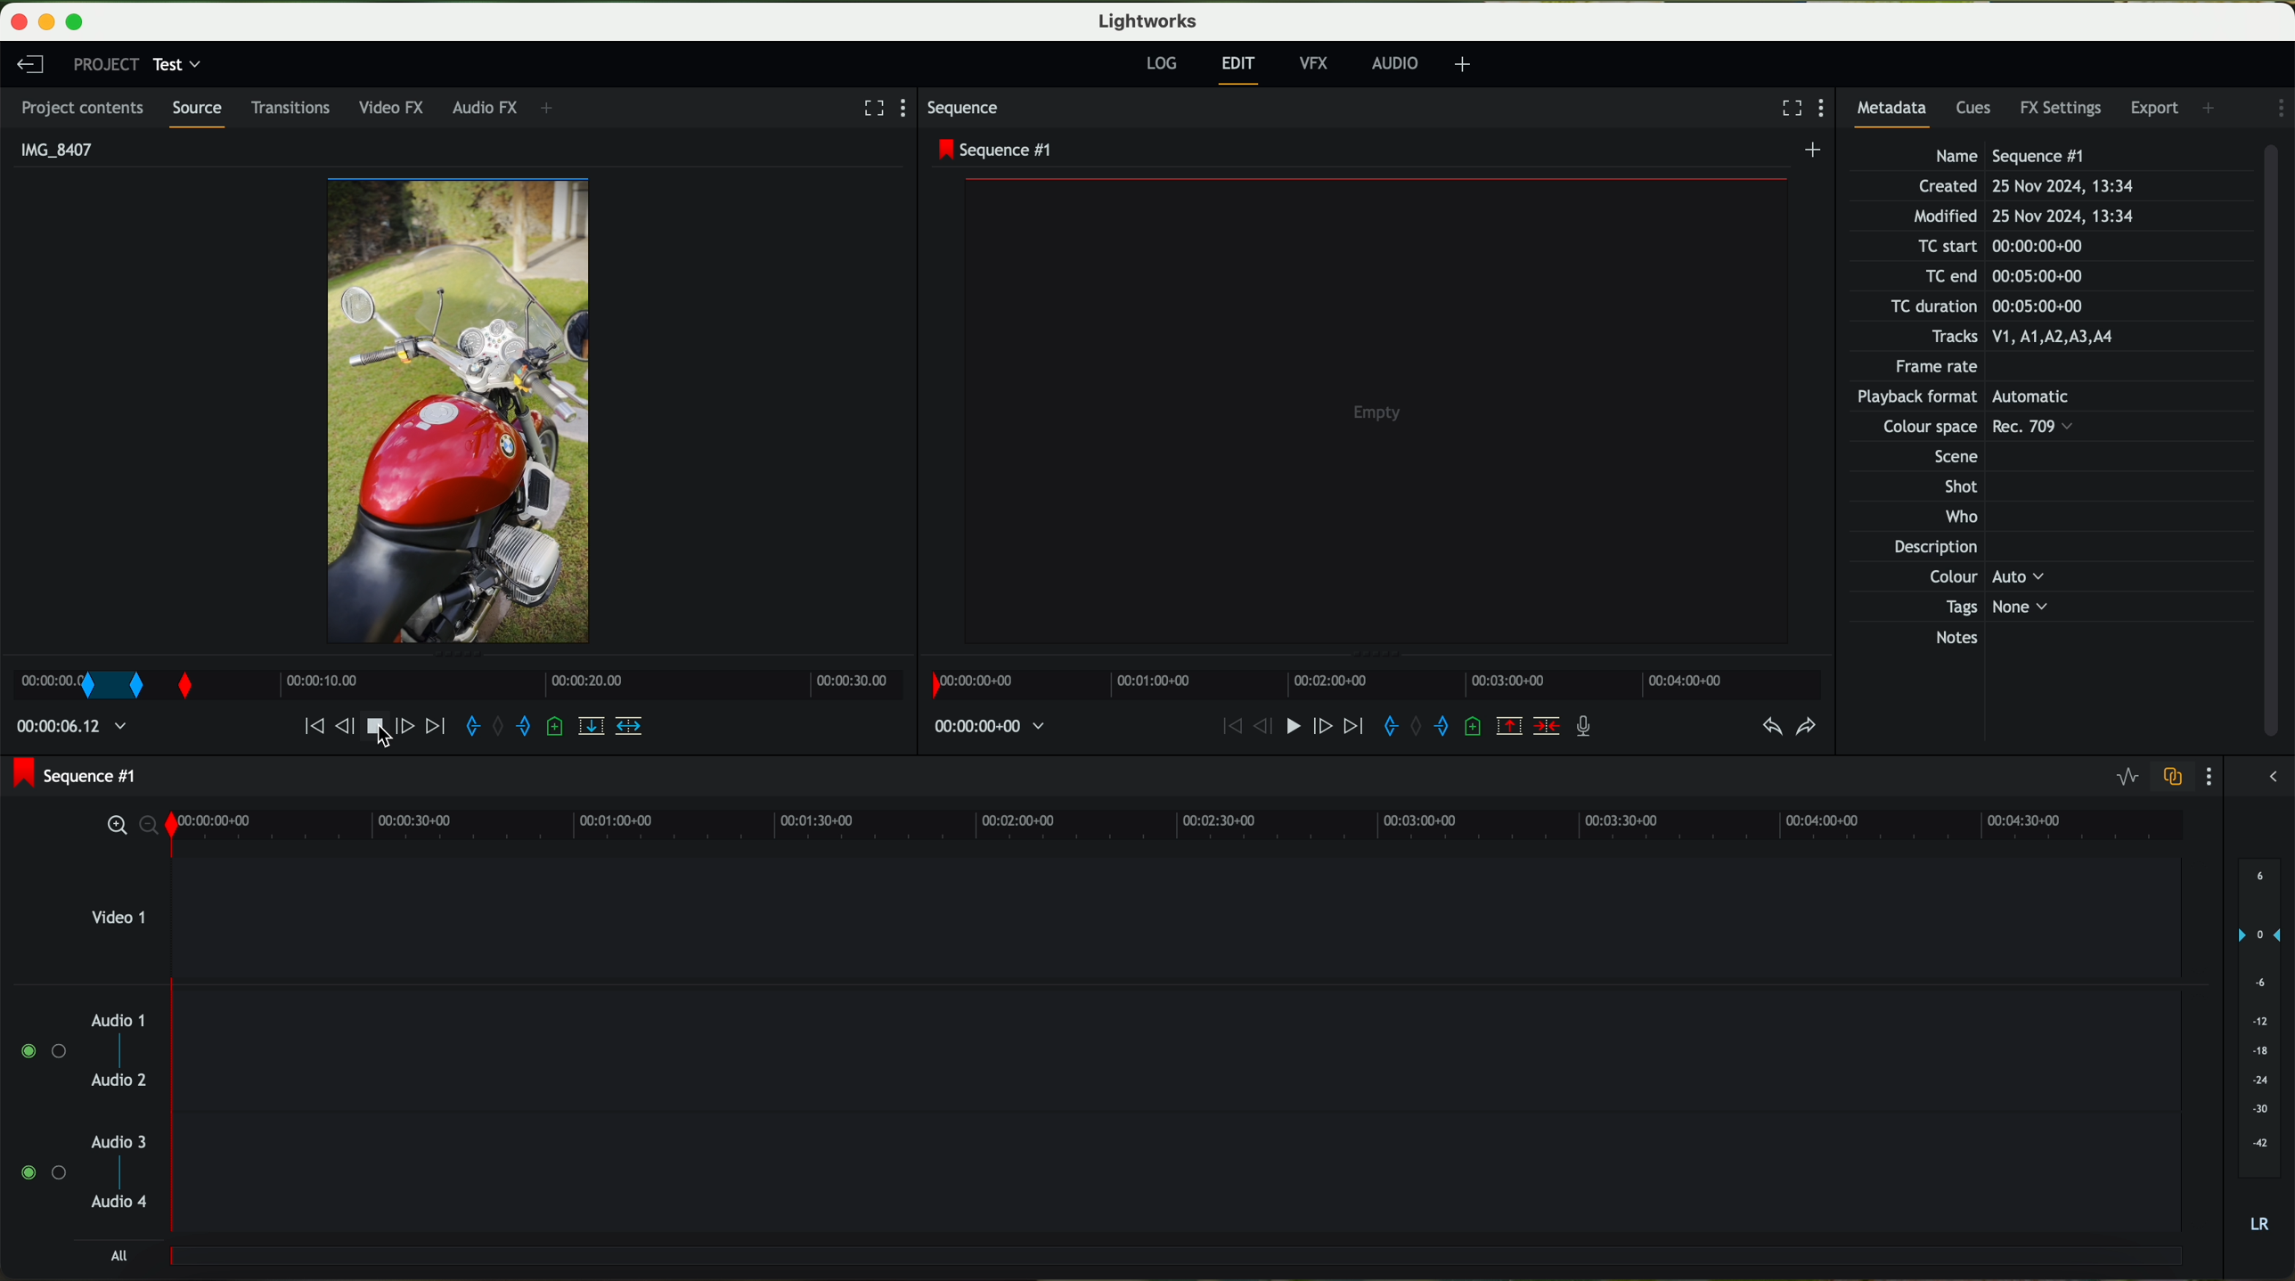 The width and height of the screenshot is (2295, 1281). Describe the element at coordinates (475, 729) in the screenshot. I see `add an in mark` at that location.